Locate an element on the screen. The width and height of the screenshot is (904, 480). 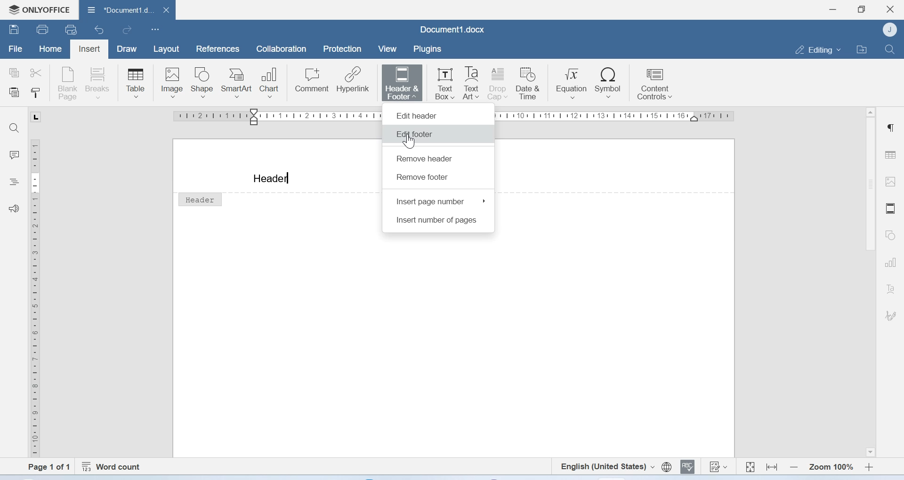
Collaboration is located at coordinates (282, 50).